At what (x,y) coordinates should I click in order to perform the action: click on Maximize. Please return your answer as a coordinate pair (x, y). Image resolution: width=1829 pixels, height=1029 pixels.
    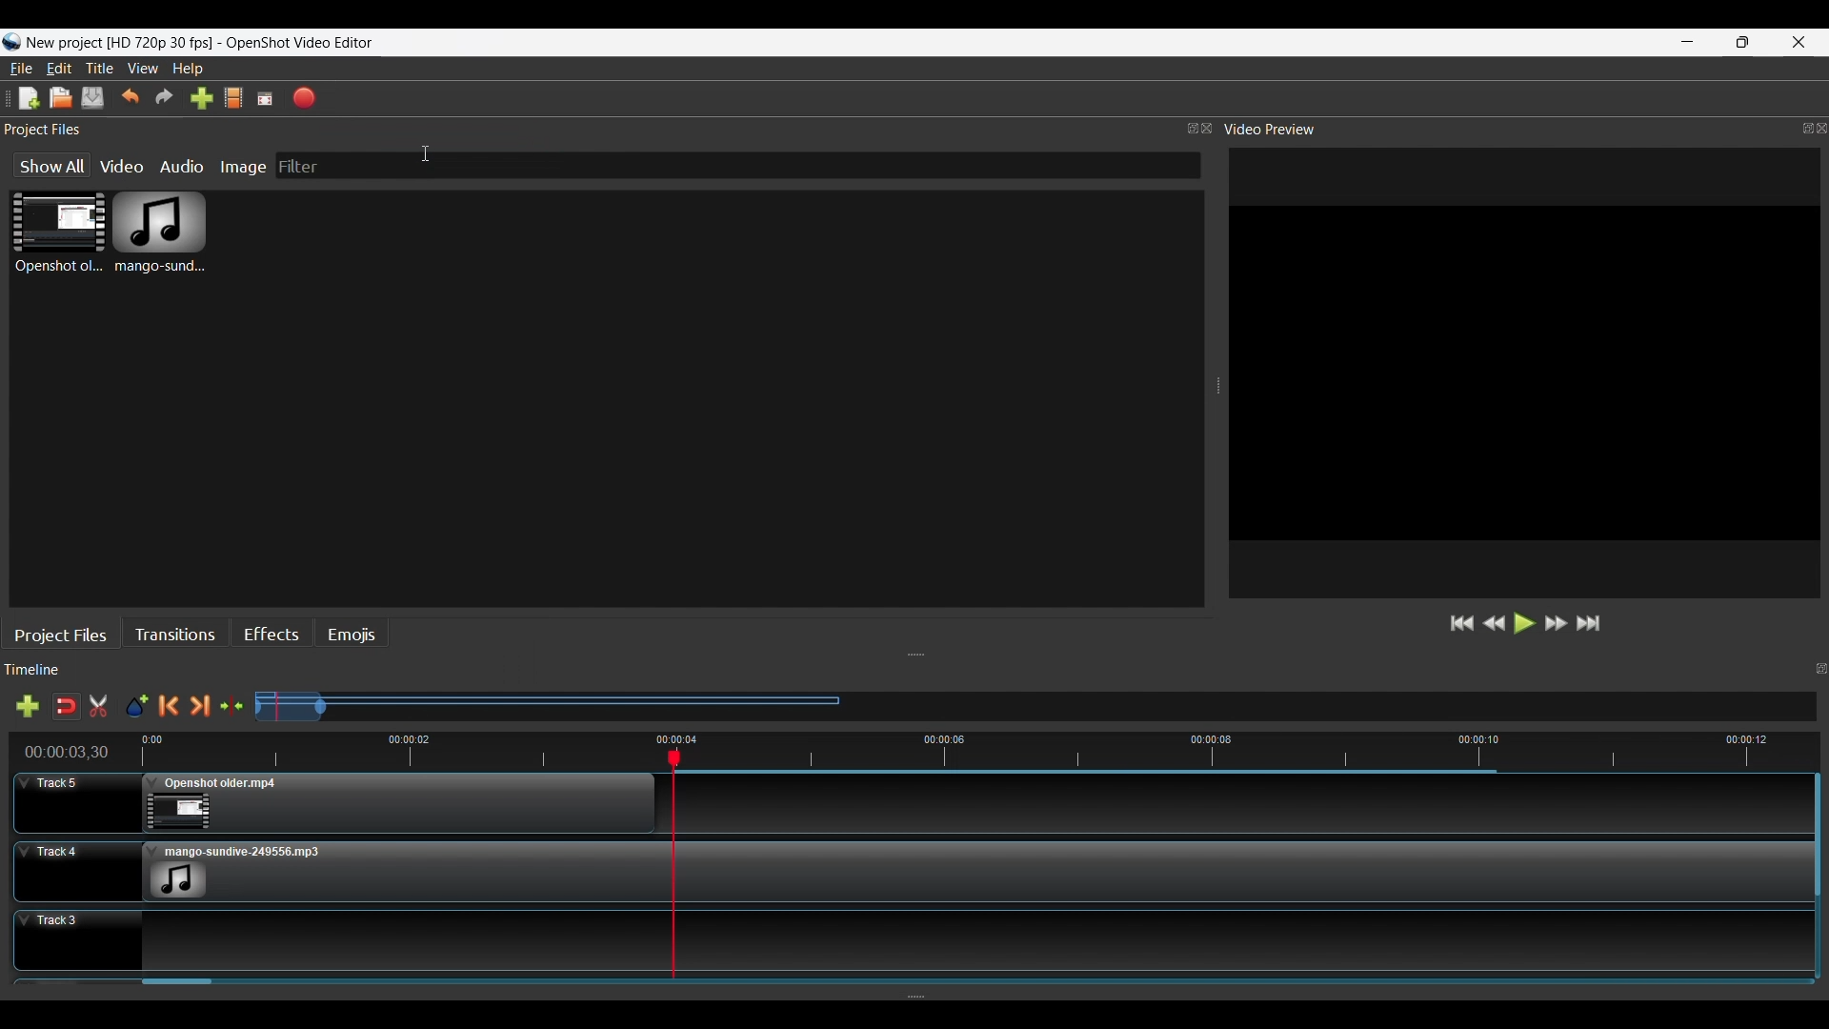
    Looking at the image, I should click on (1796, 125).